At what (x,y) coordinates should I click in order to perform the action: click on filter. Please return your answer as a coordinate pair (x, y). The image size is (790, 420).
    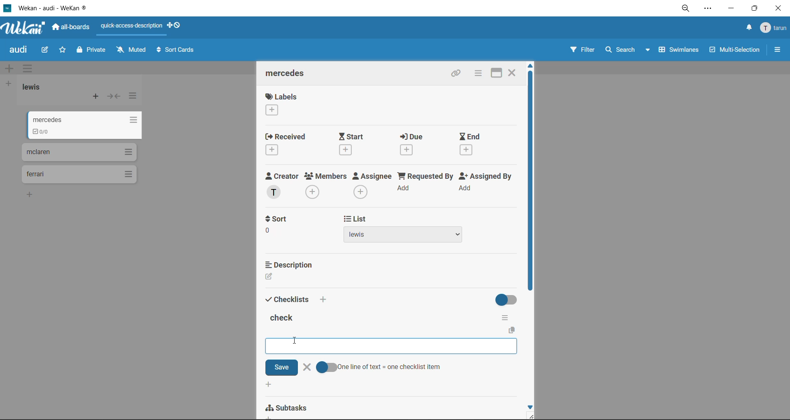
    Looking at the image, I should click on (581, 51).